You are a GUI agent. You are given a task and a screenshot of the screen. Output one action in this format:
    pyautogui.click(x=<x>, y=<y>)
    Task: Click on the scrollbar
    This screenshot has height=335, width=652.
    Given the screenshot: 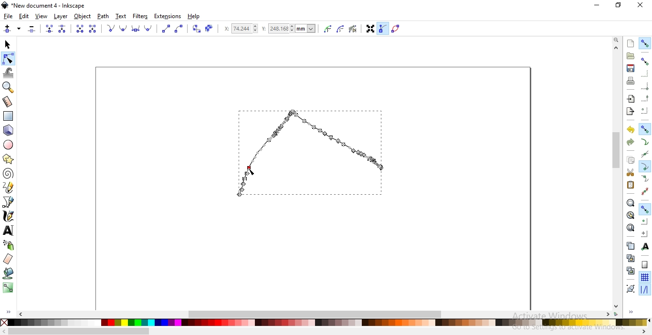 What is the action you would take?
    pyautogui.click(x=316, y=313)
    